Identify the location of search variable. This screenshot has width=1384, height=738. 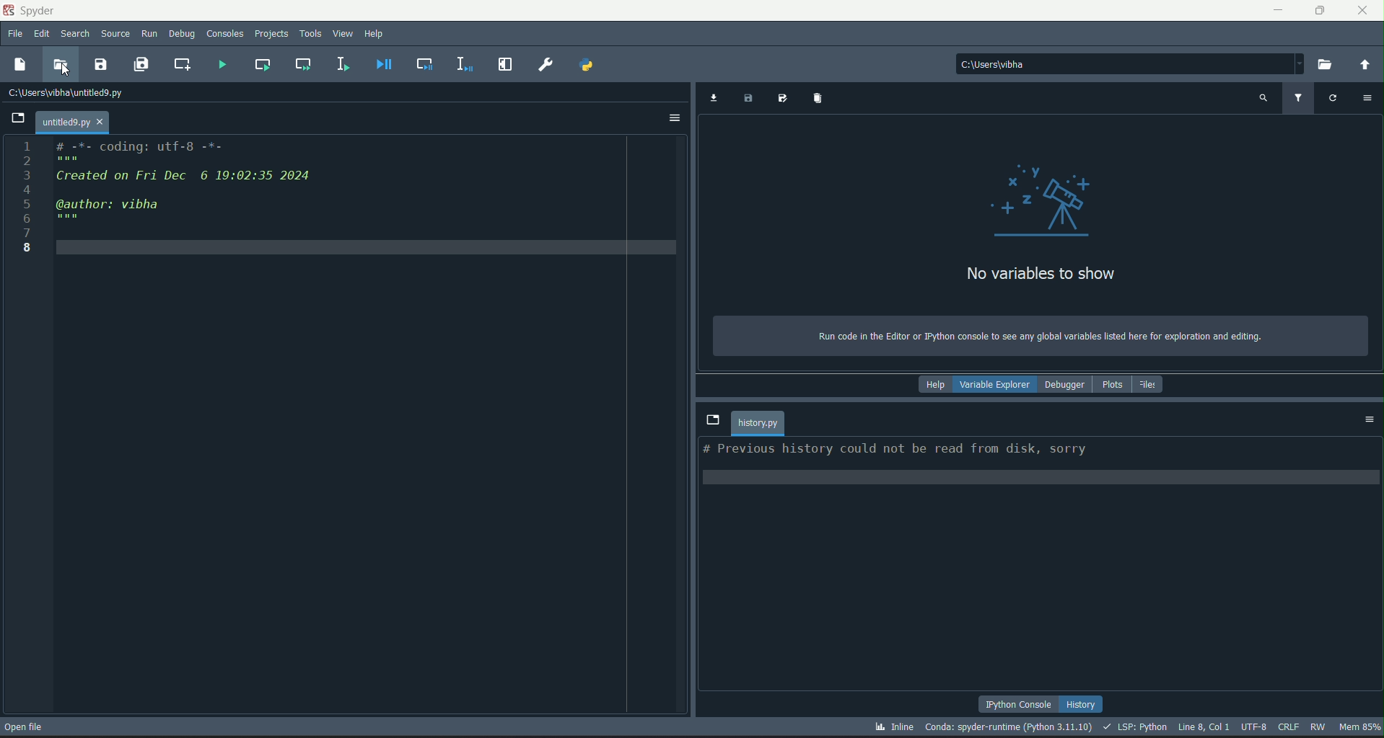
(1261, 99).